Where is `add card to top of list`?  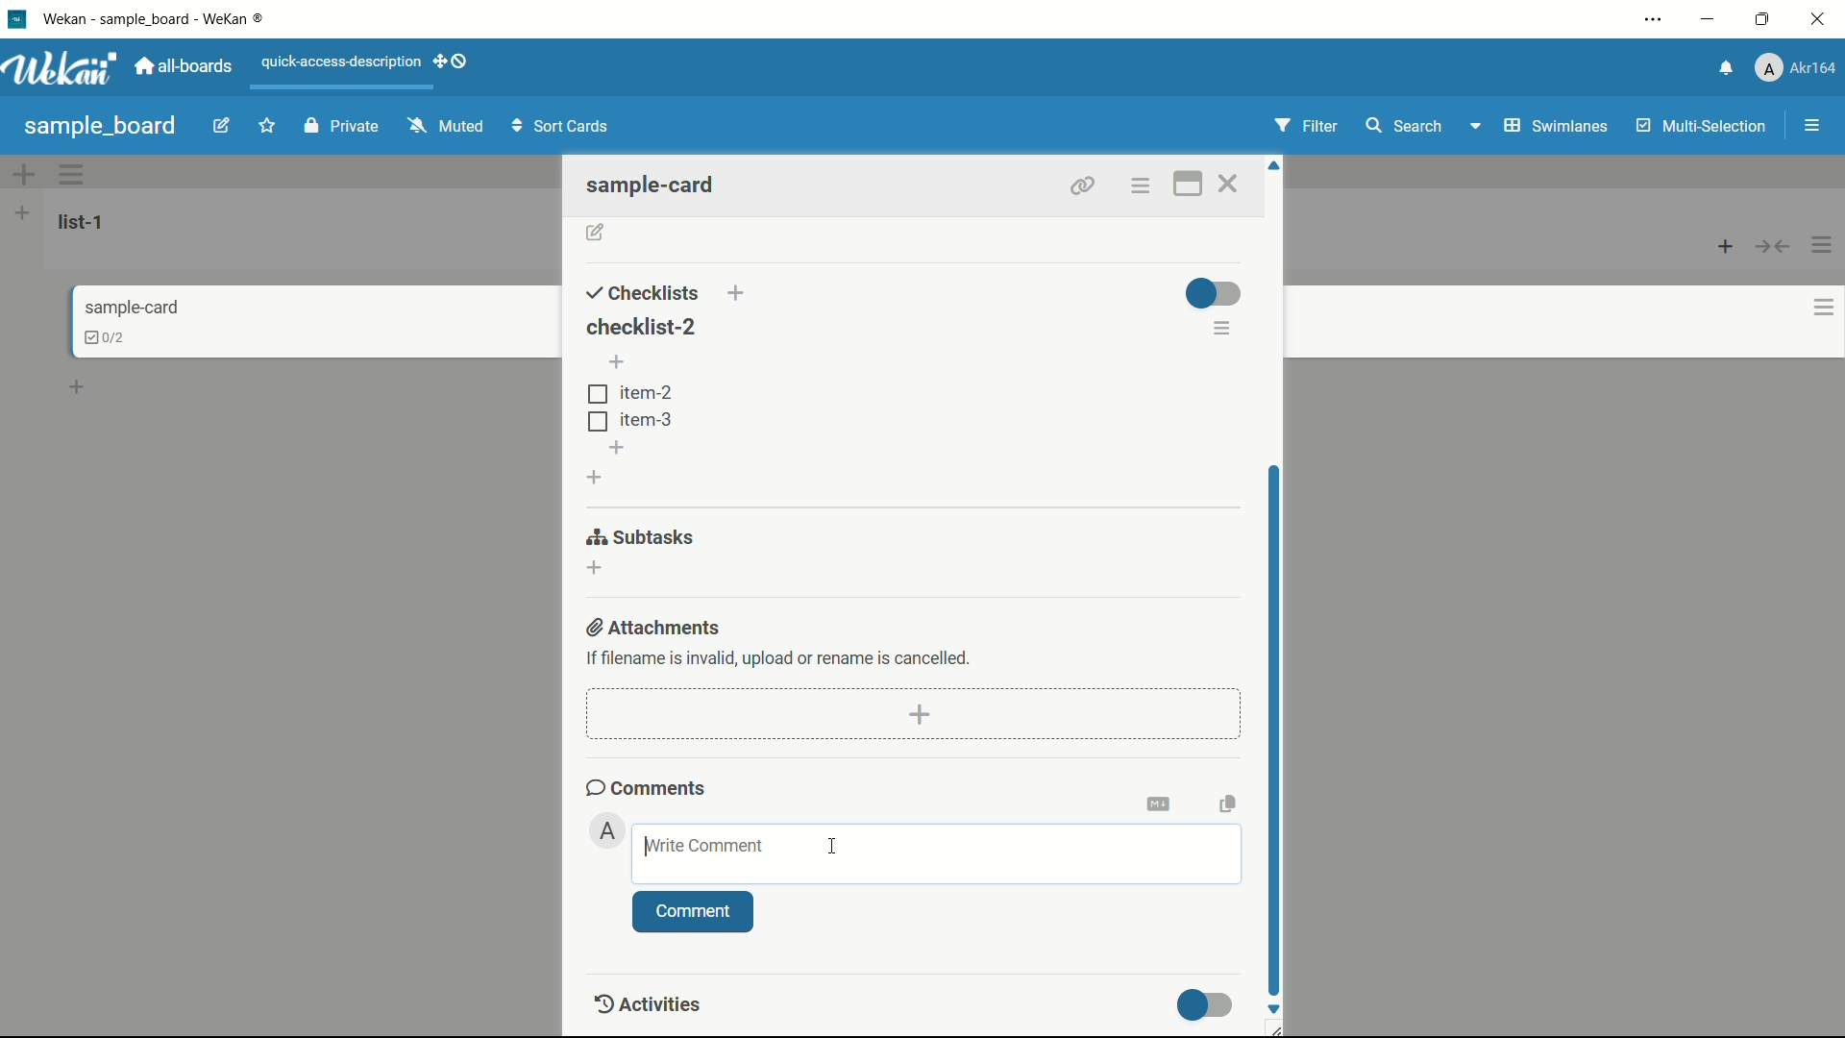 add card to top of list is located at coordinates (1727, 248).